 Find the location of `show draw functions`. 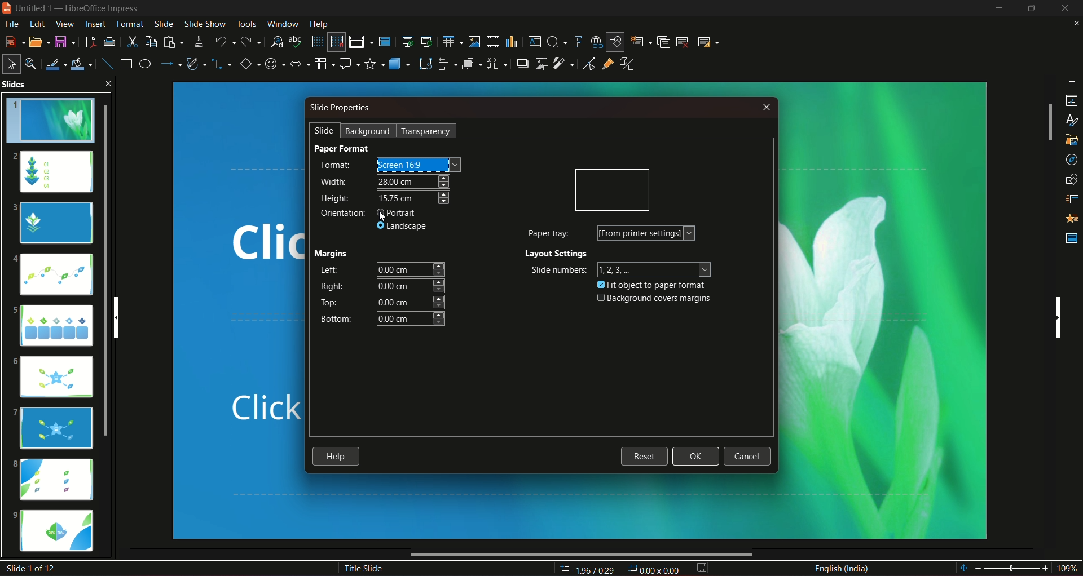

show draw functions is located at coordinates (614, 41).